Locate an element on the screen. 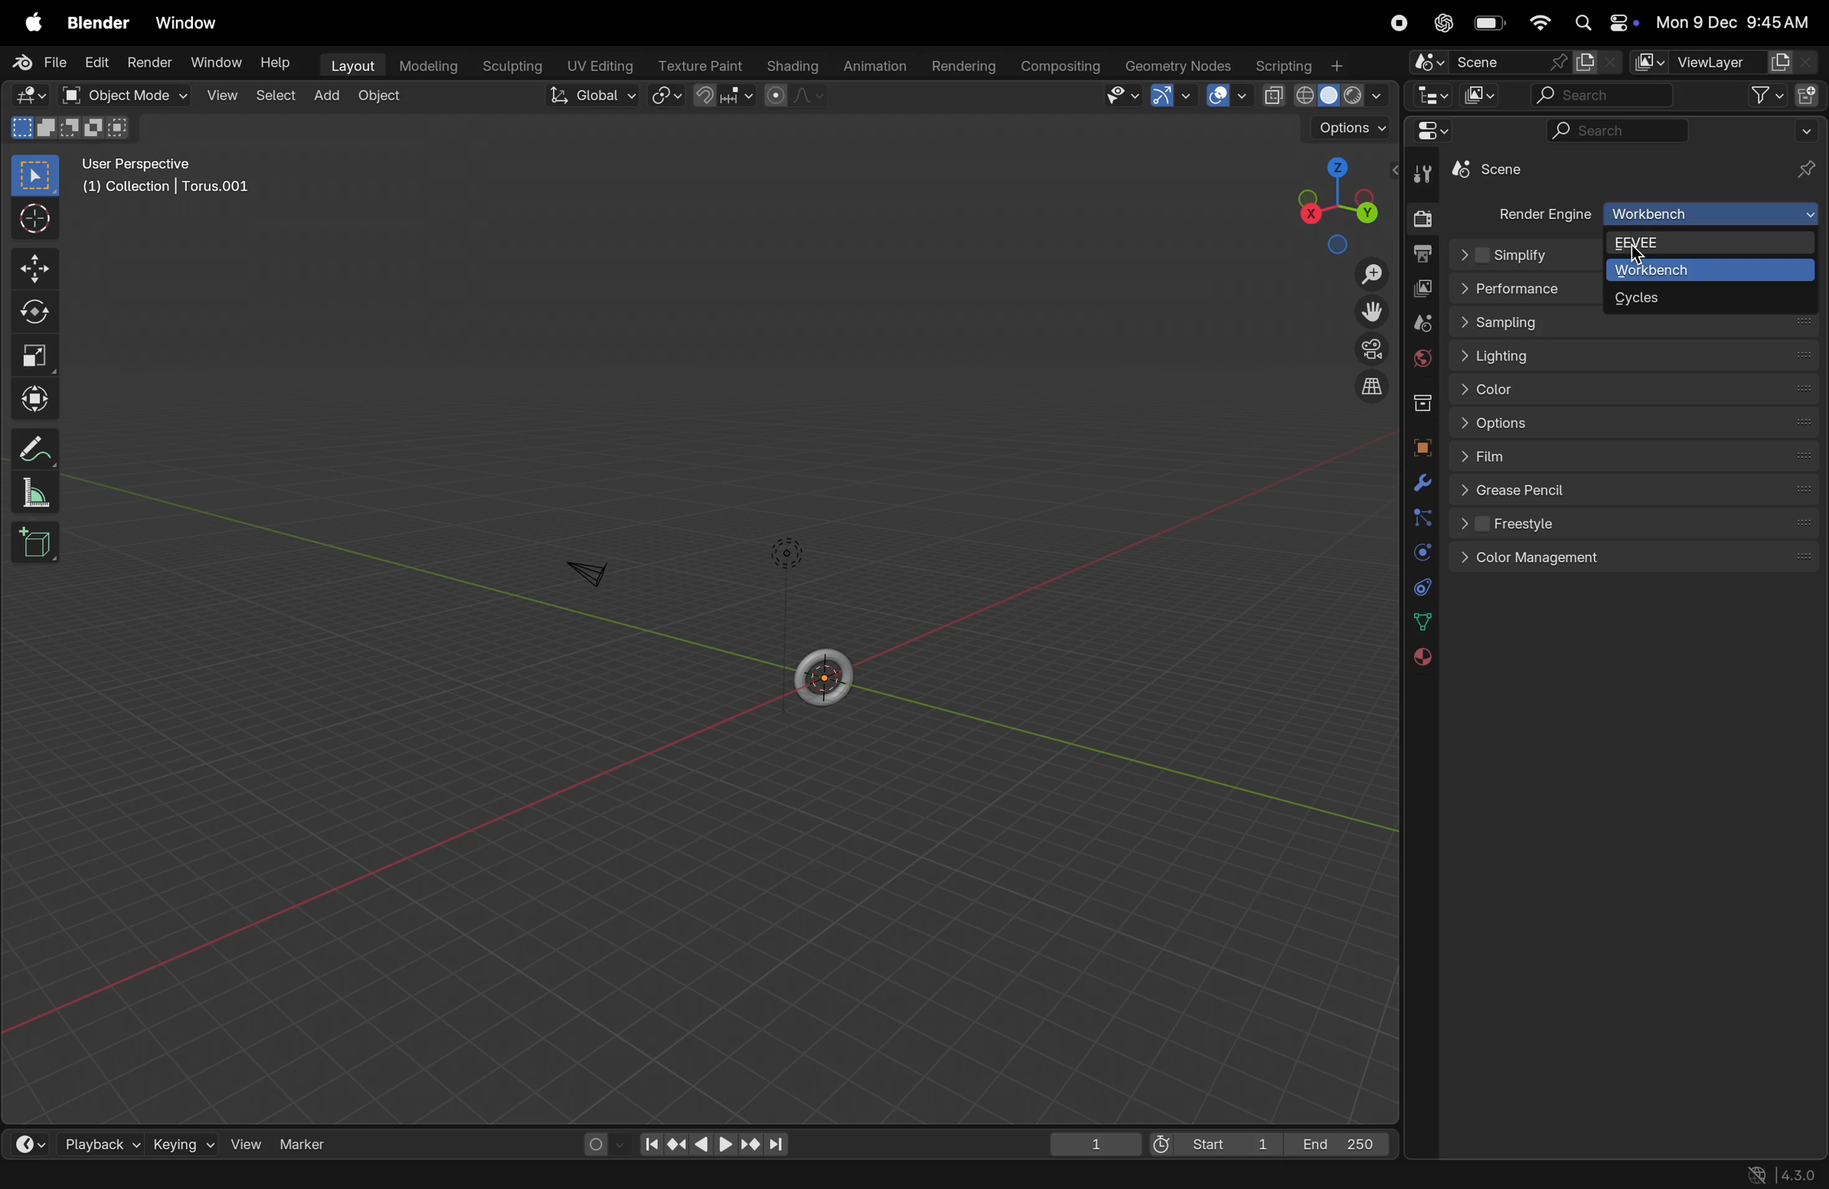  drpp down is located at coordinates (1806, 134).